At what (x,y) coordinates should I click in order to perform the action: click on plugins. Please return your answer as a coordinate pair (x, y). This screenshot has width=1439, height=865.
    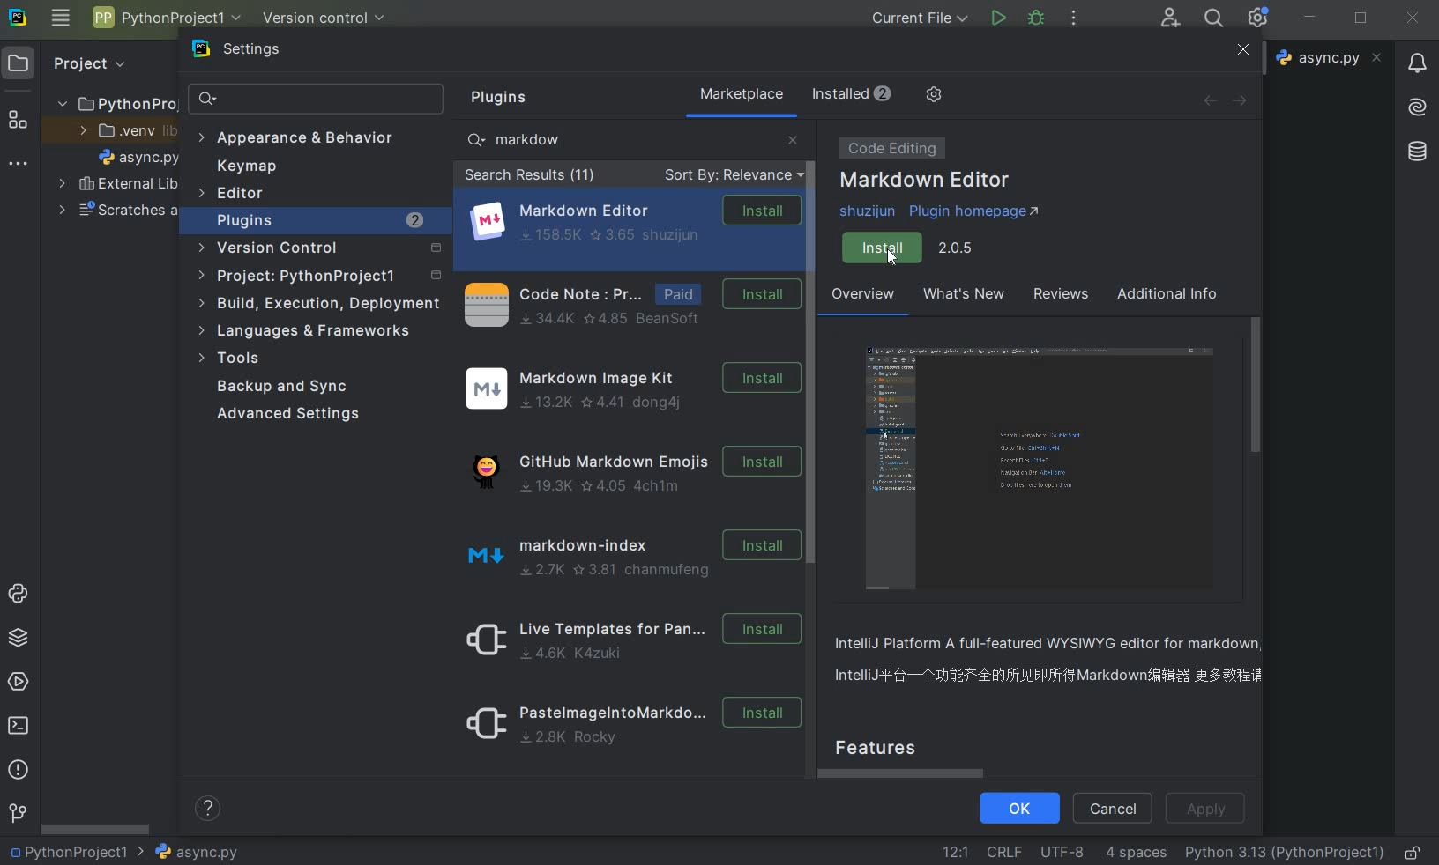
    Looking at the image, I should click on (321, 221).